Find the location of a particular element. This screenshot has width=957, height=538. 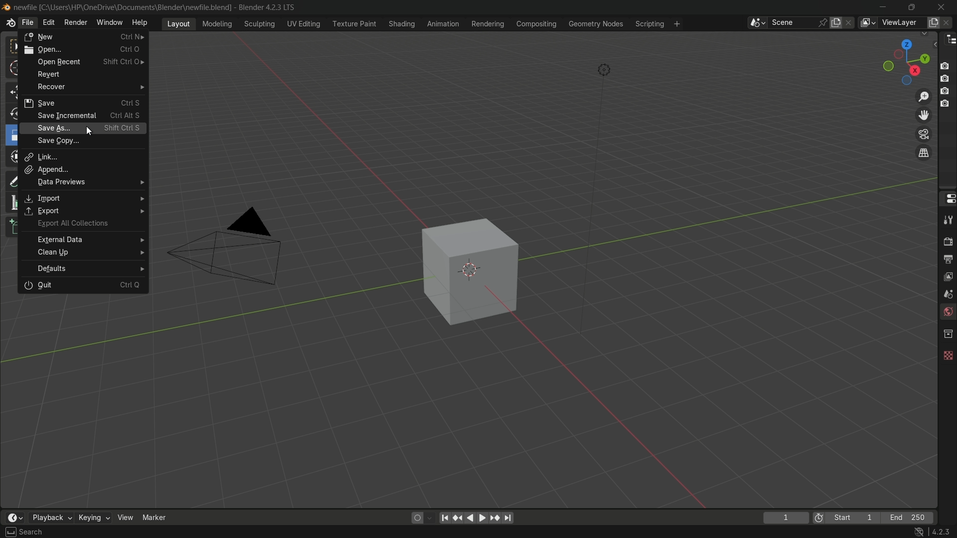

export is located at coordinates (82, 211).